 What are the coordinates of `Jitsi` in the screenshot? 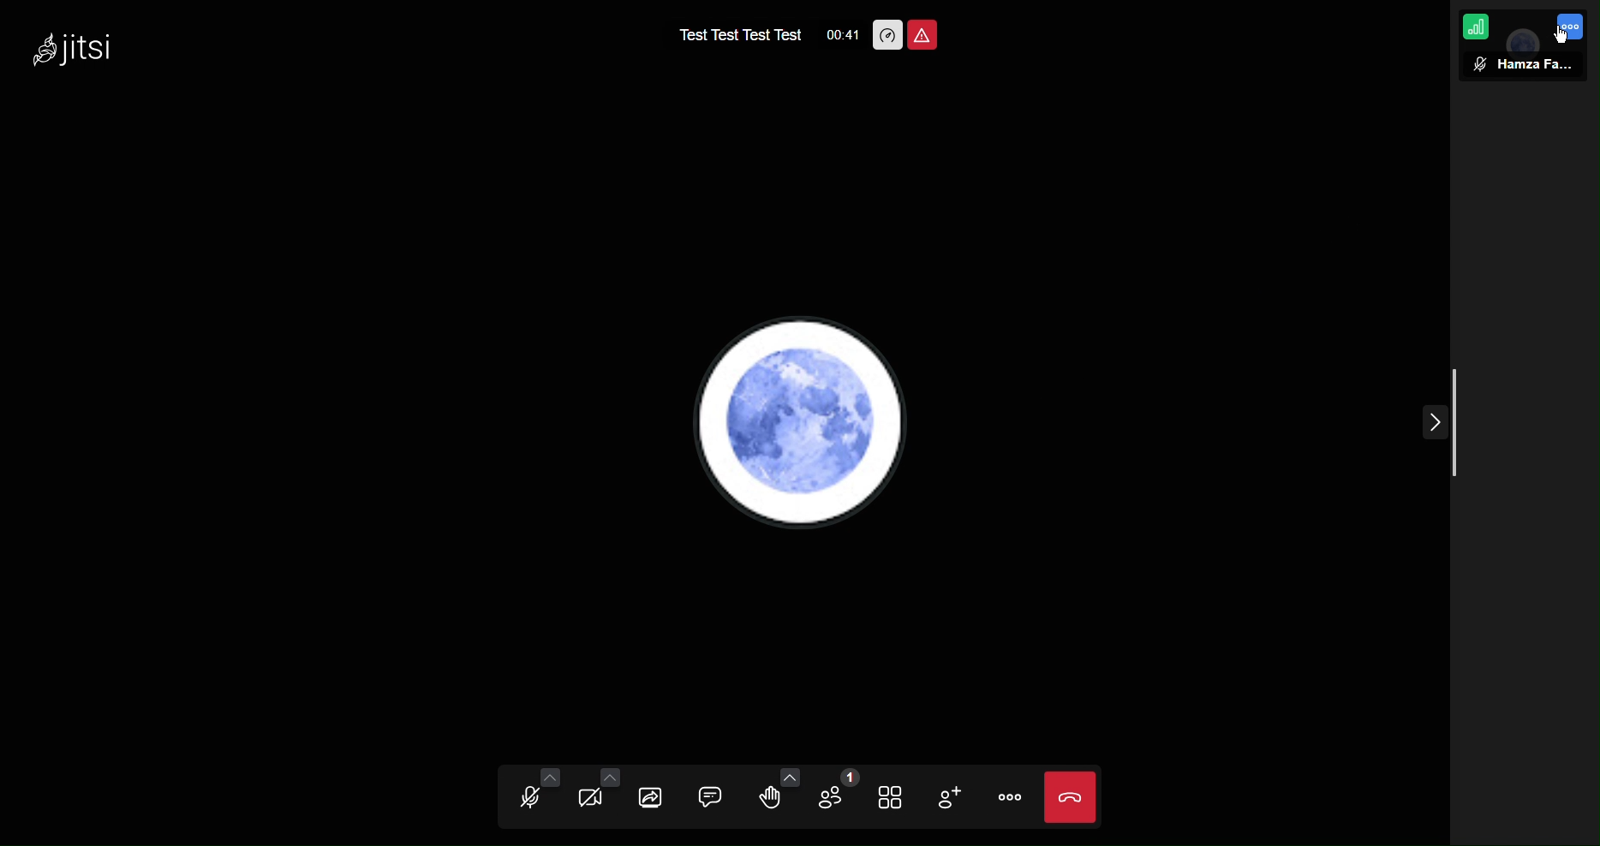 It's located at (75, 49).